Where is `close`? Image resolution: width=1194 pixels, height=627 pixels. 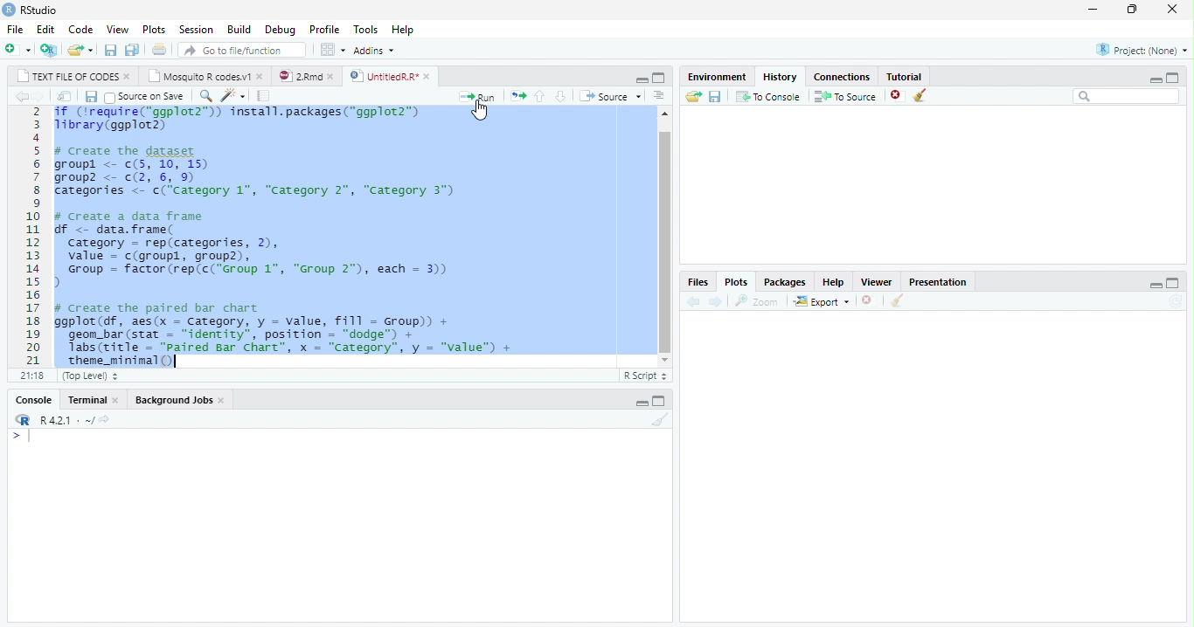
close is located at coordinates (128, 78).